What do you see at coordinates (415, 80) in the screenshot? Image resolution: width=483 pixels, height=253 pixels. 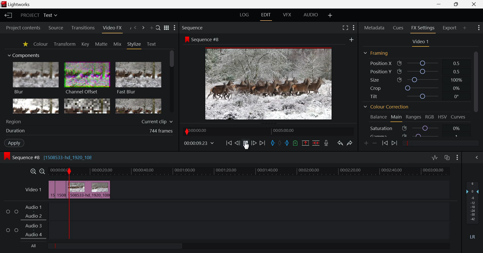 I see `Size` at bounding box center [415, 80].